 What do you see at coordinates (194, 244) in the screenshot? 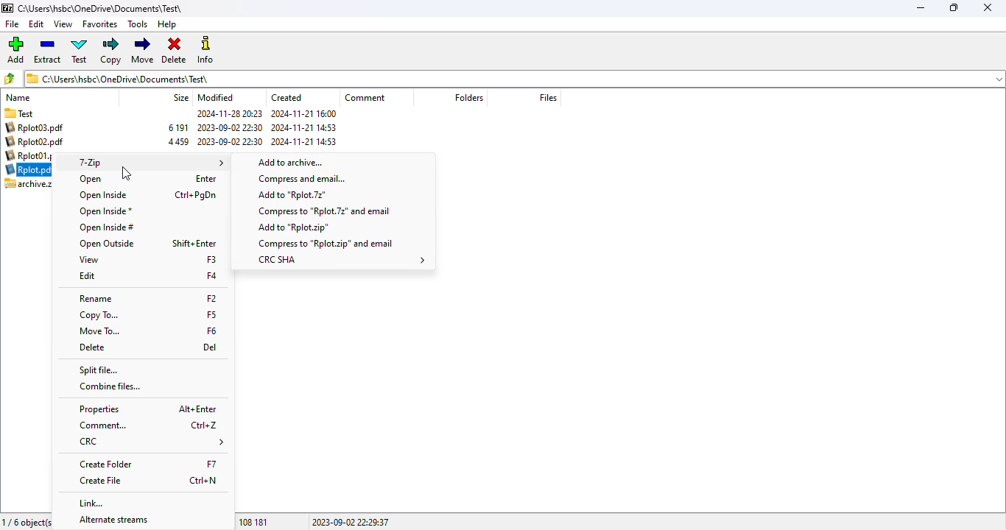
I see `shortcut for open outside` at bounding box center [194, 244].